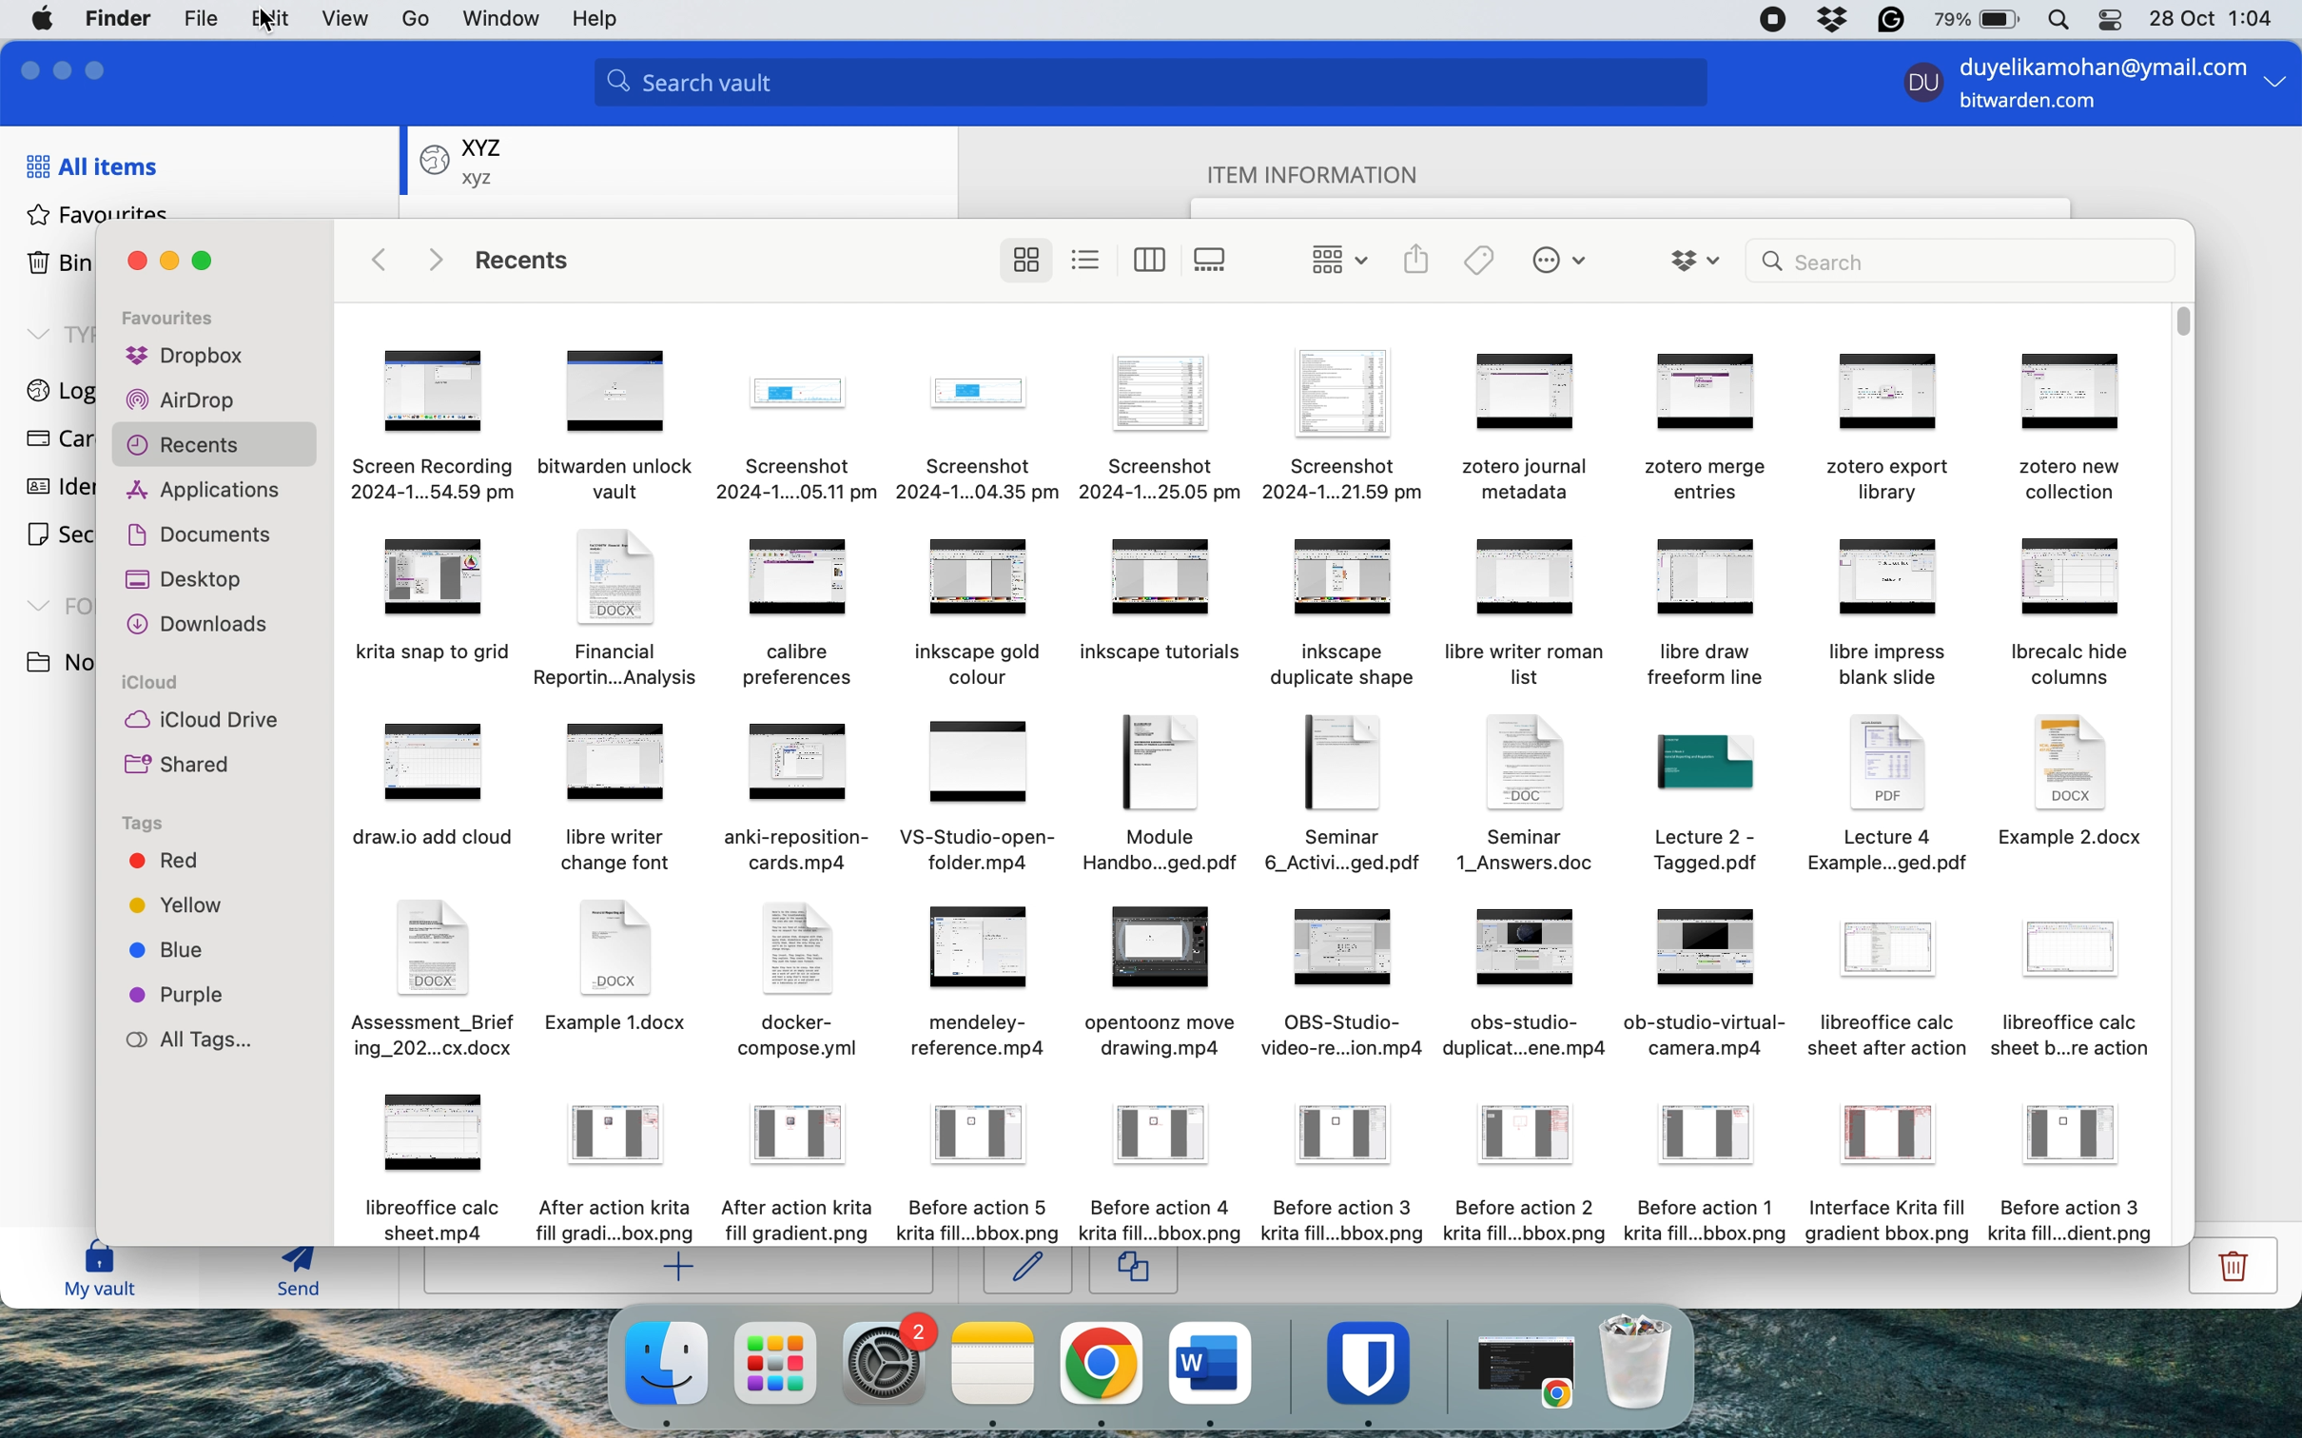 Image resolution: width=2302 pixels, height=1438 pixels. I want to click on downloads, so click(204, 626).